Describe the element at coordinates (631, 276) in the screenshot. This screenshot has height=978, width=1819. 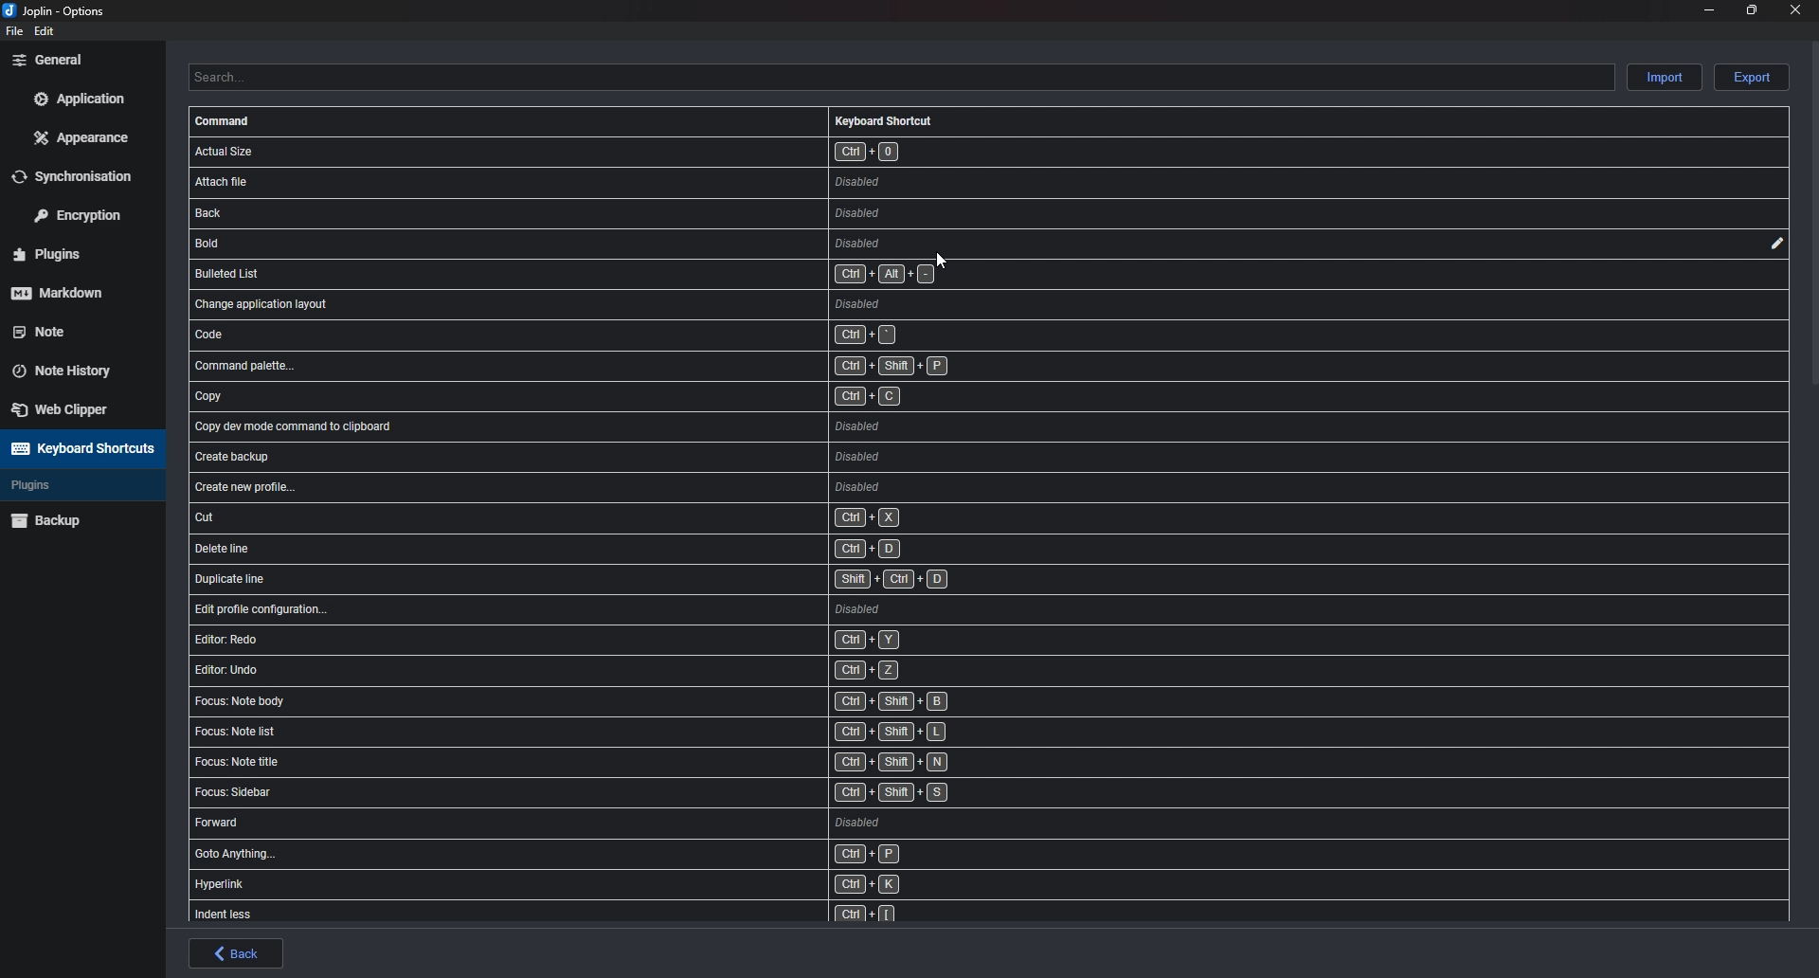
I see `shortcut` at that location.